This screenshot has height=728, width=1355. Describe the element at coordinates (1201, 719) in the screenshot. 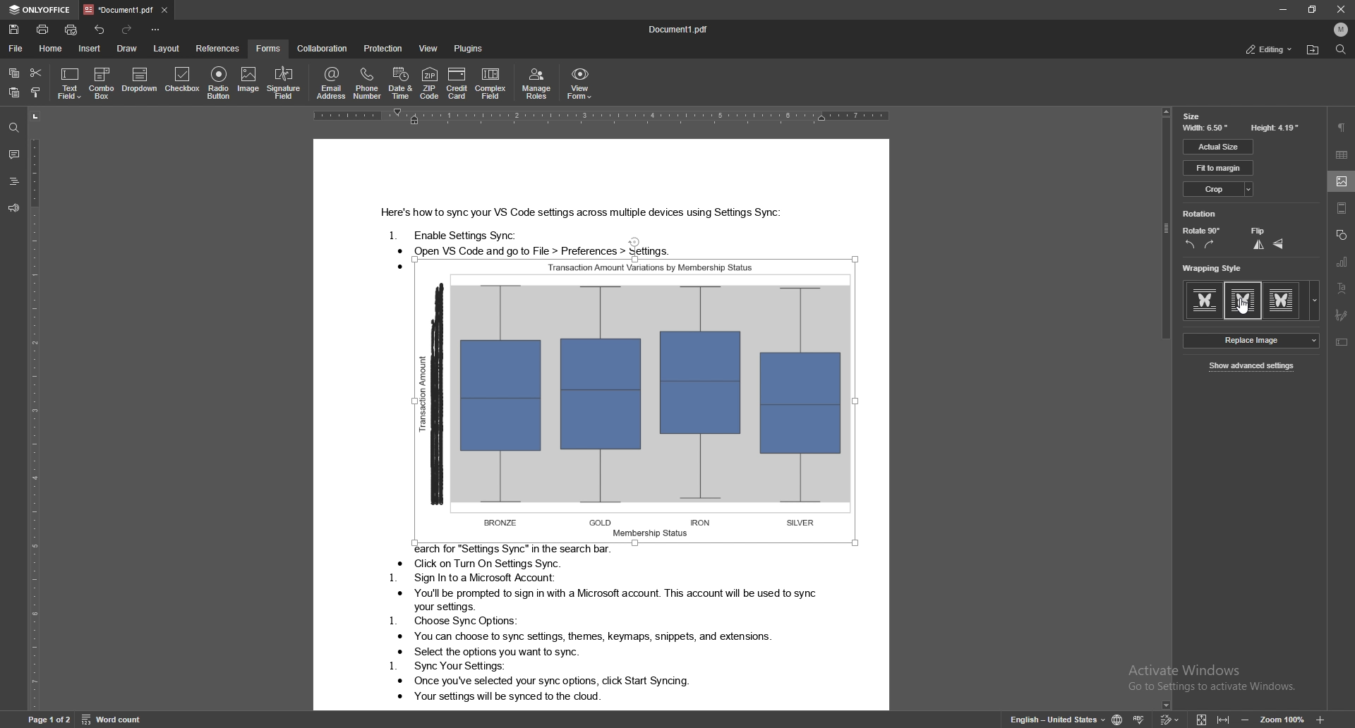

I see `icon` at that location.